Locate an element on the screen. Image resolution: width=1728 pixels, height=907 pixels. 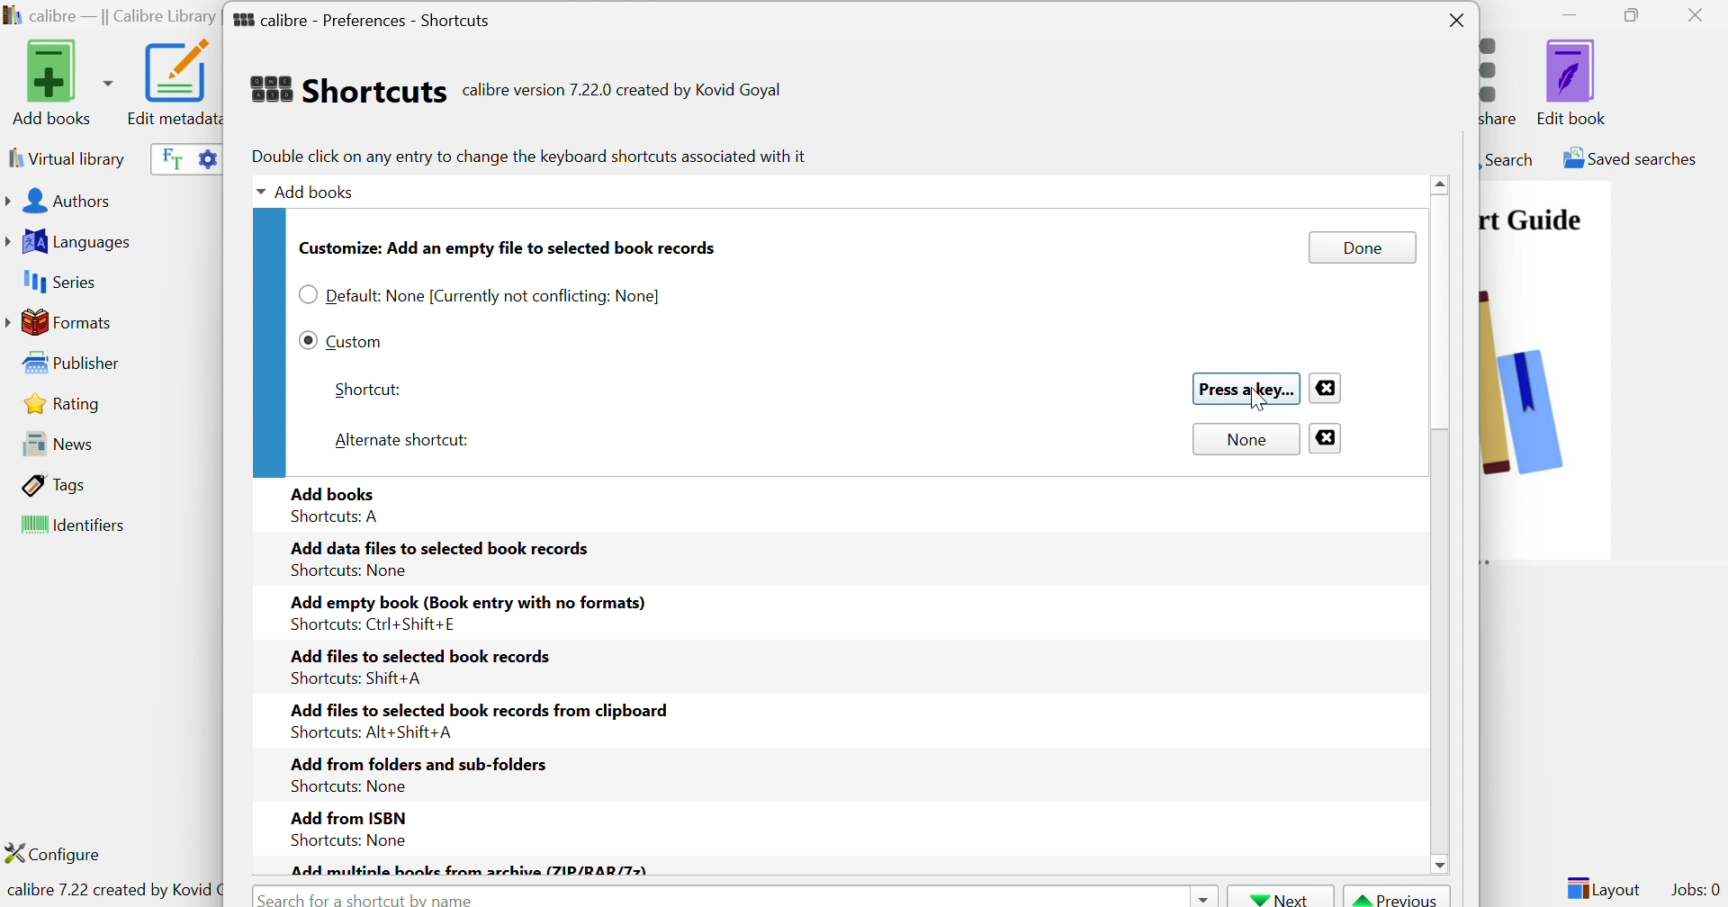
Add files to selected book records from clipboard is located at coordinates (483, 709).